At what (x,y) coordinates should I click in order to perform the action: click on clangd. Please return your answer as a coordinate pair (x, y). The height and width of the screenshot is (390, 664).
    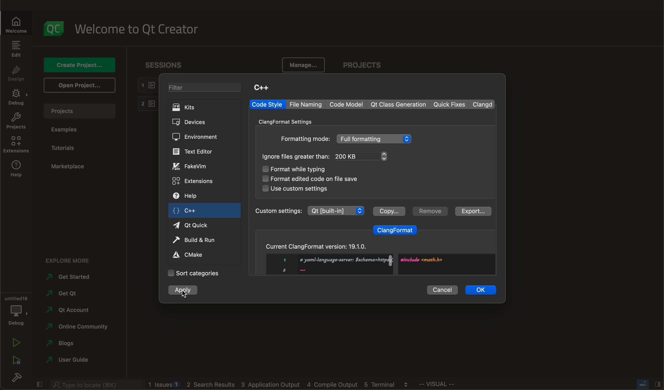
    Looking at the image, I should click on (484, 104).